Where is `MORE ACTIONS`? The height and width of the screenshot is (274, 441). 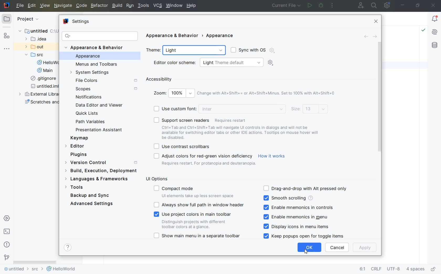 MORE ACTIONS is located at coordinates (333, 6).